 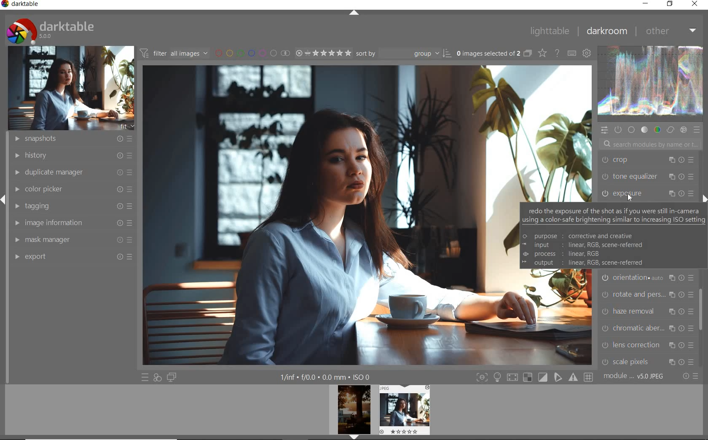 I want to click on LIGHTTABLE, so click(x=550, y=31).